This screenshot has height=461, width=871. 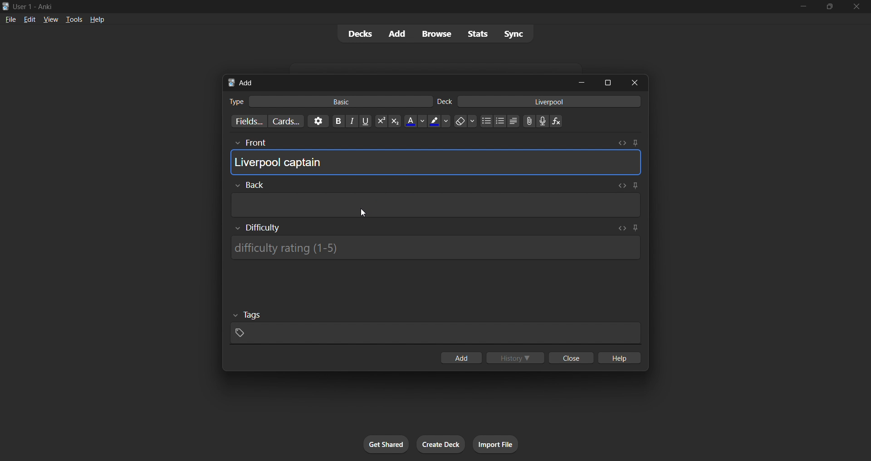 I want to click on Record audio, so click(x=543, y=121).